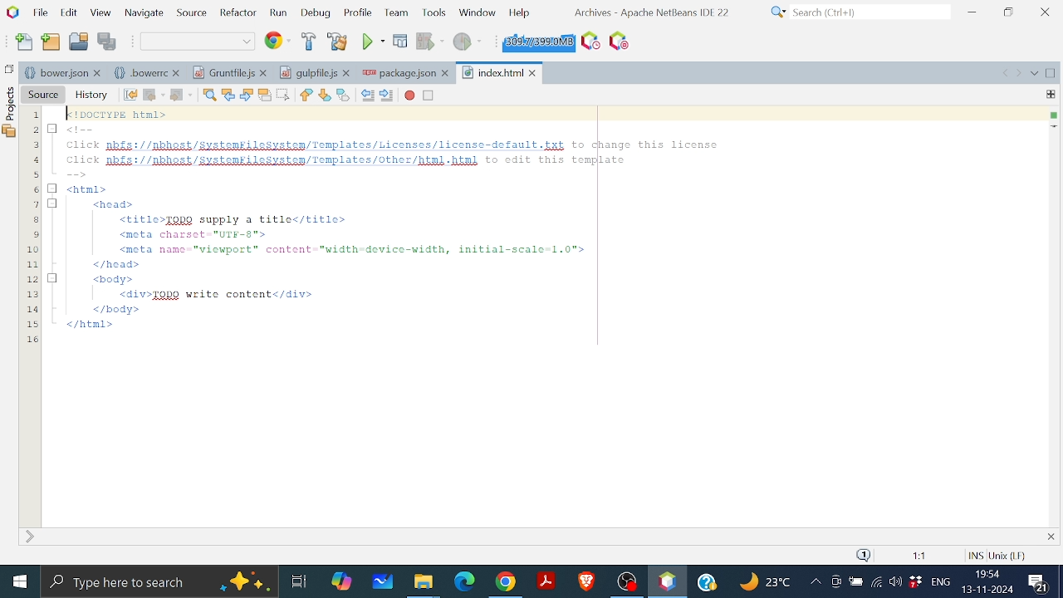  What do you see at coordinates (1045, 12) in the screenshot?
I see `Close` at bounding box center [1045, 12].